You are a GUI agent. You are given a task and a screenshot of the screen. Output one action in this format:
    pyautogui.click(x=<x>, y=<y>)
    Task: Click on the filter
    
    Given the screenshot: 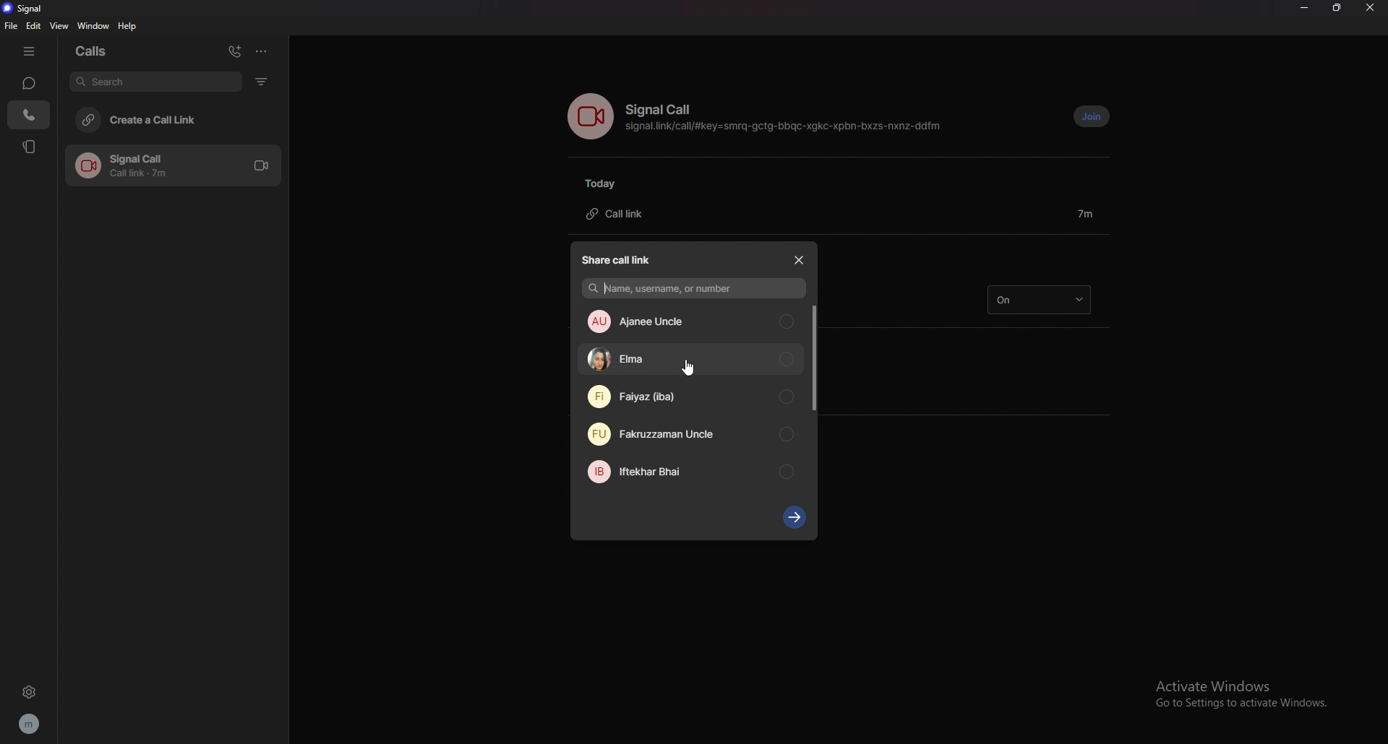 What is the action you would take?
    pyautogui.click(x=261, y=82)
    